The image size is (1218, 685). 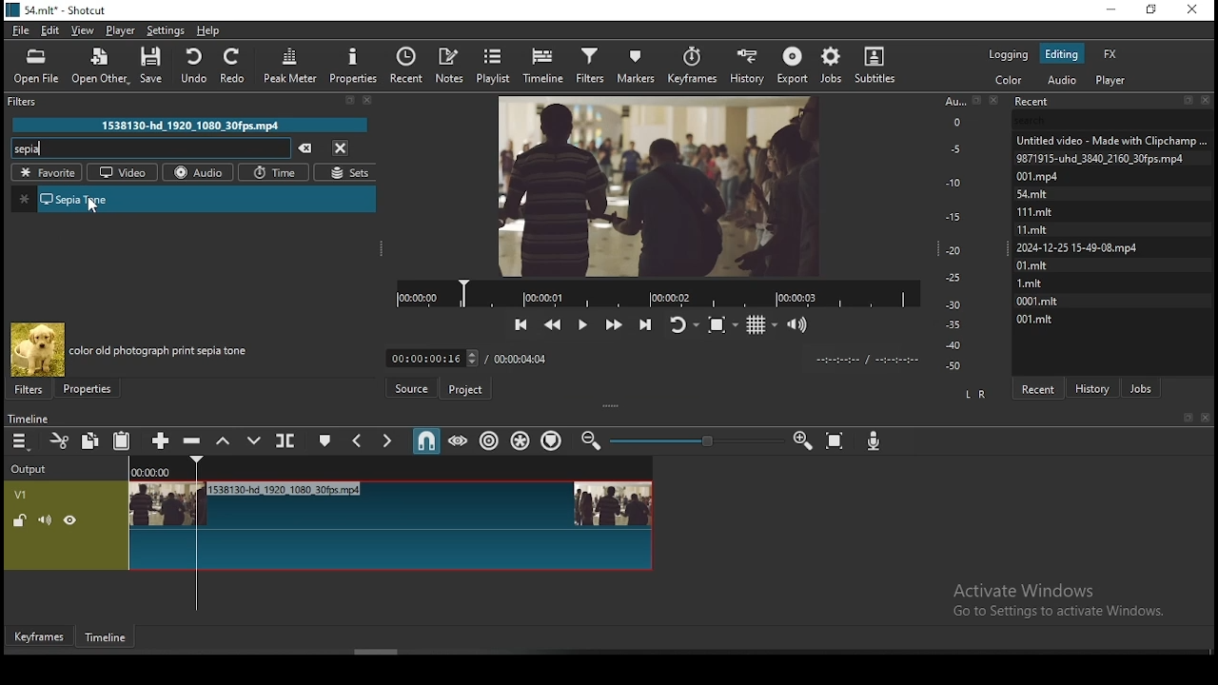 I want to click on Untitled video - Made with Clipchamp..., so click(x=1115, y=140).